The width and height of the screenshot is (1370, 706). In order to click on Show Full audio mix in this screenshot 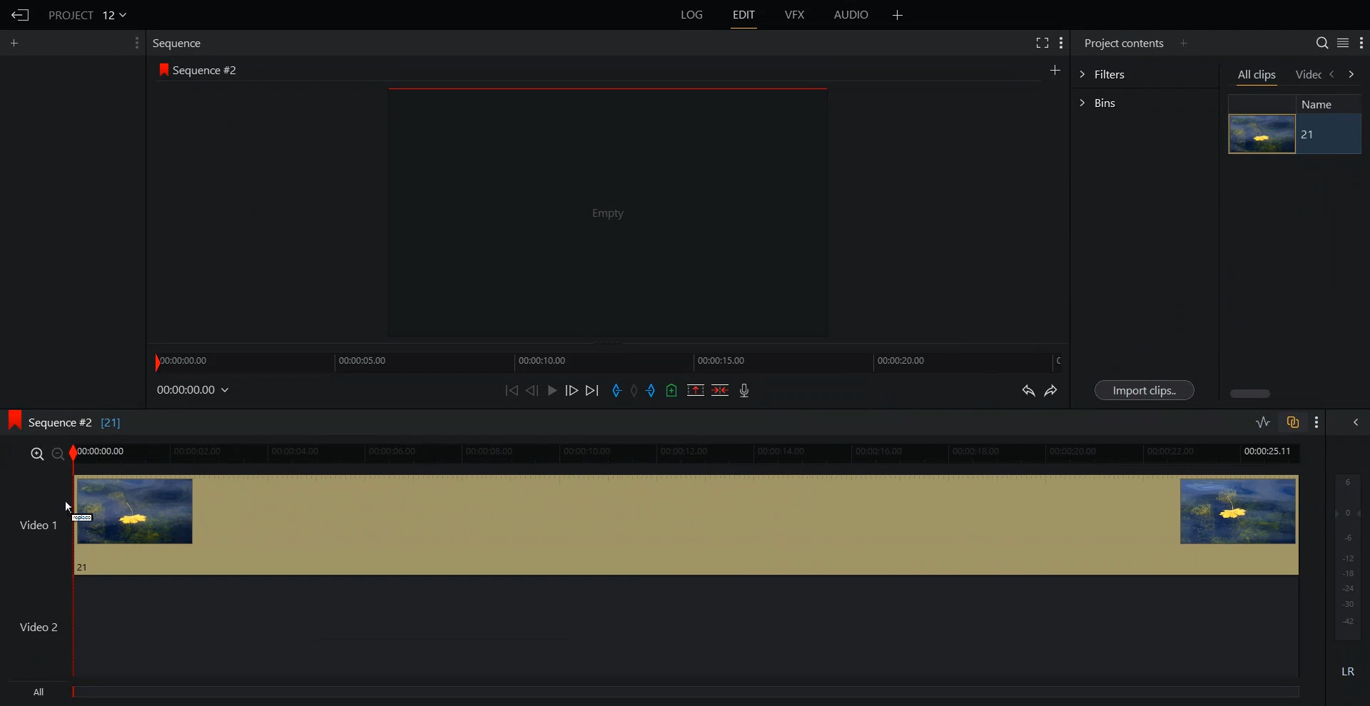, I will do `click(1351, 422)`.